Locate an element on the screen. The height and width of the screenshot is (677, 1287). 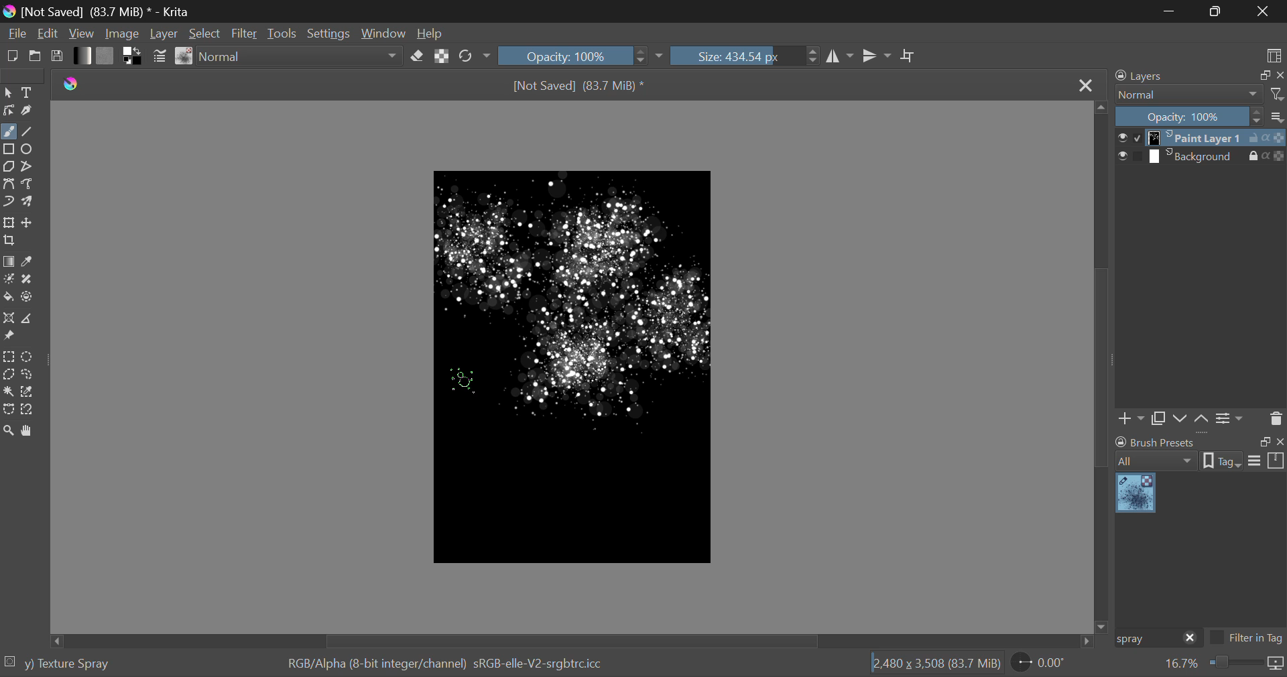
close is located at coordinates (1279, 76).